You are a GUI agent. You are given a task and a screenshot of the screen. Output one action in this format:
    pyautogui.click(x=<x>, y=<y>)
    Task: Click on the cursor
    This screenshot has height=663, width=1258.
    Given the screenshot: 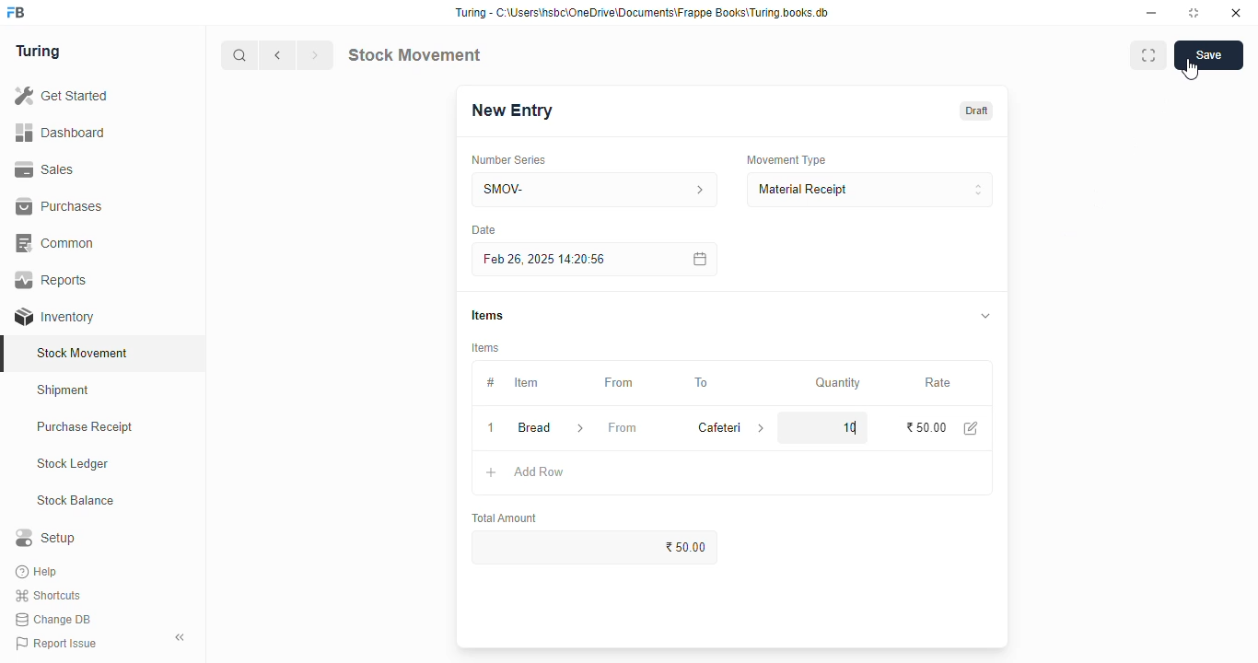 What is the action you would take?
    pyautogui.click(x=1190, y=69)
    